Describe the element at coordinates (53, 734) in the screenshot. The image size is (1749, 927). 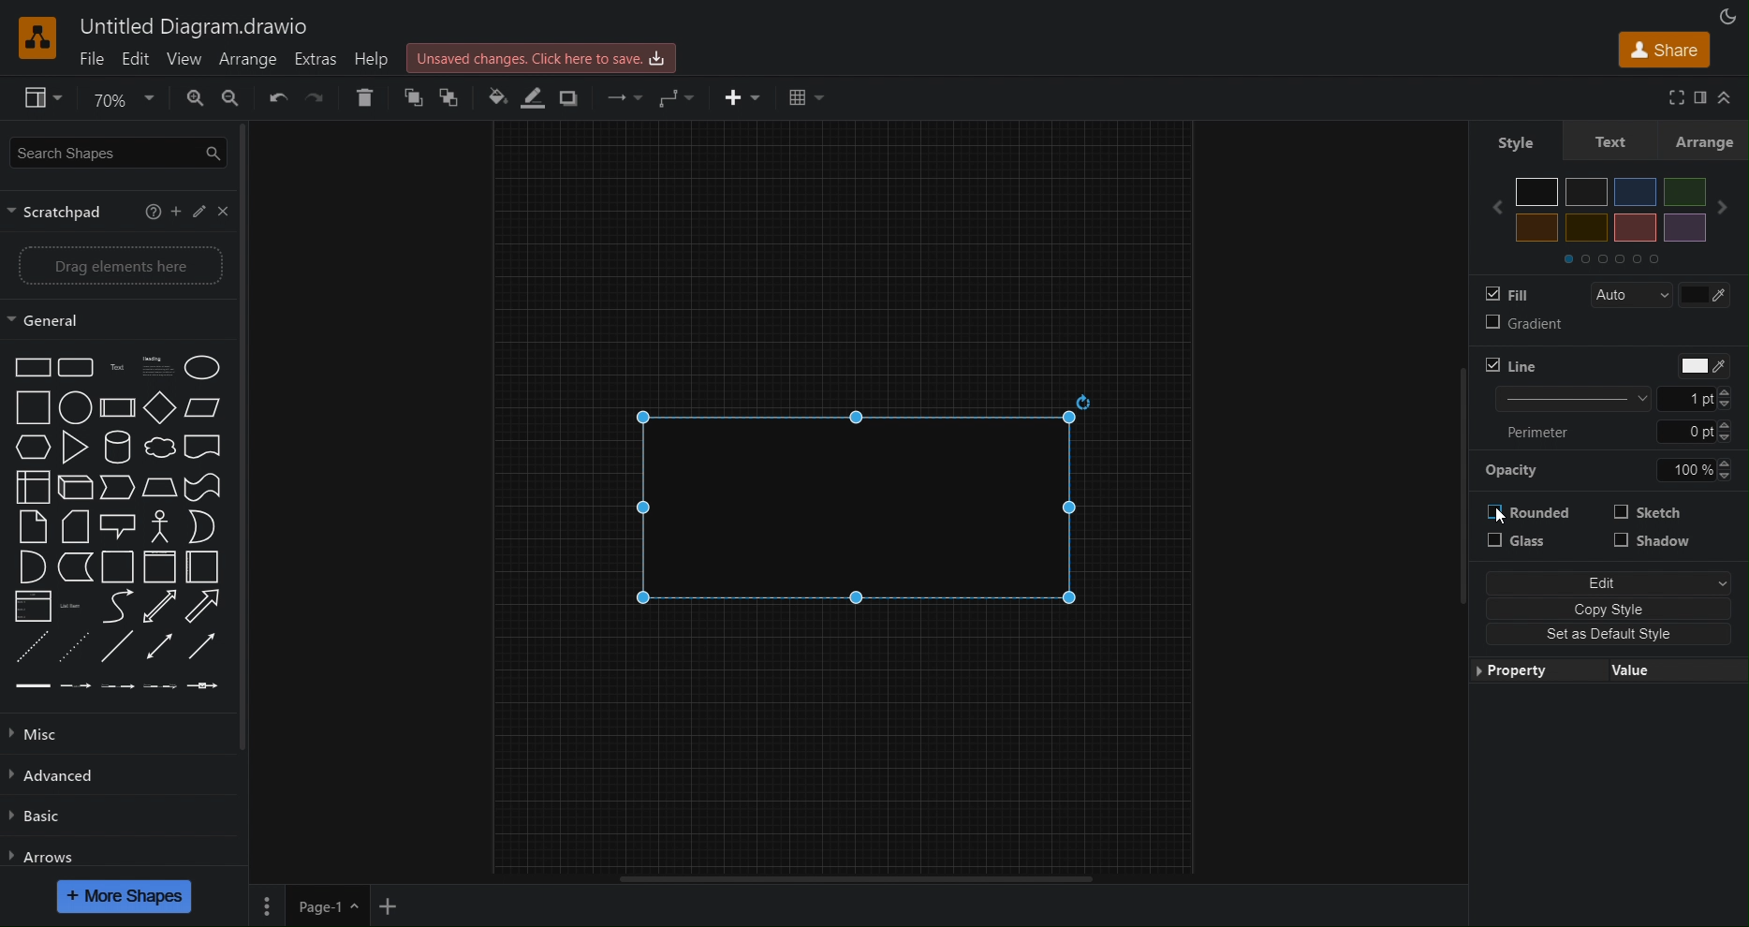
I see `Misc` at that location.